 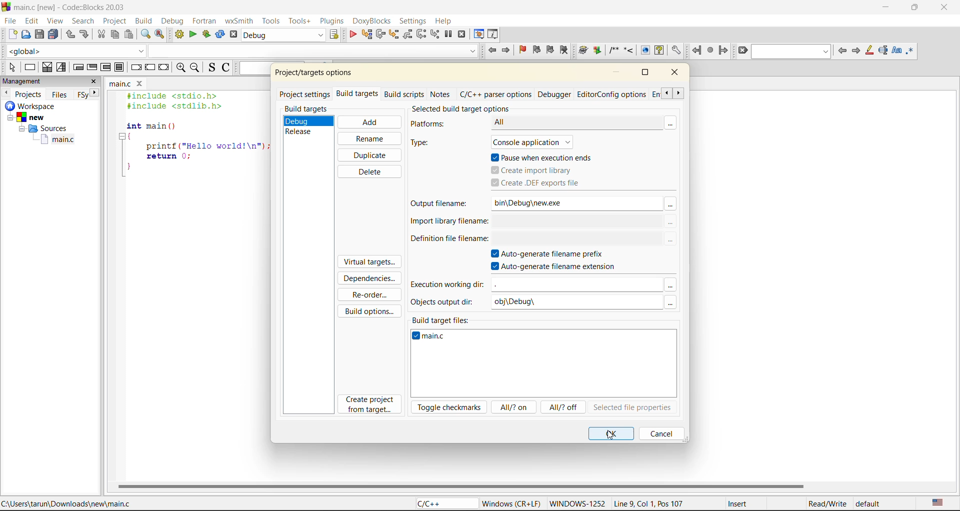 I want to click on cut, so click(x=101, y=34).